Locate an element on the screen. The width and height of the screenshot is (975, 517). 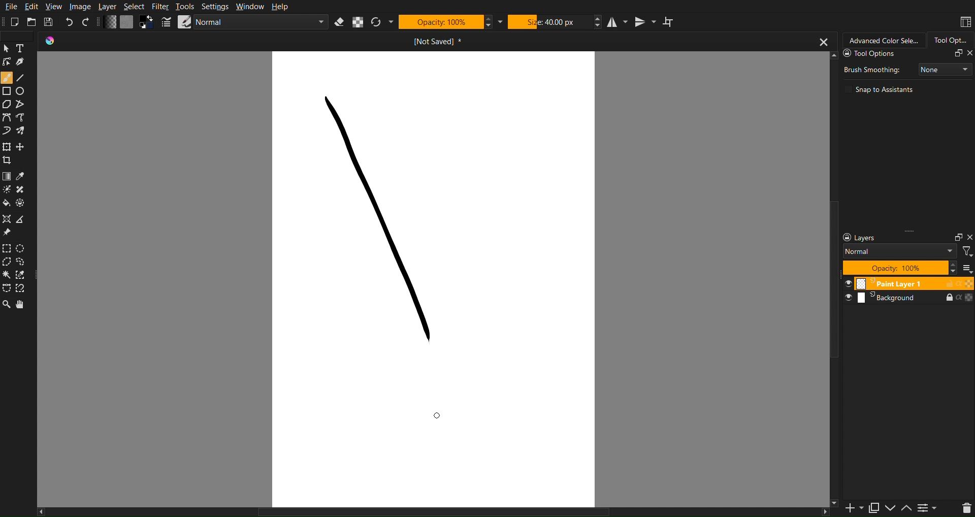
Refresh is located at coordinates (376, 22).